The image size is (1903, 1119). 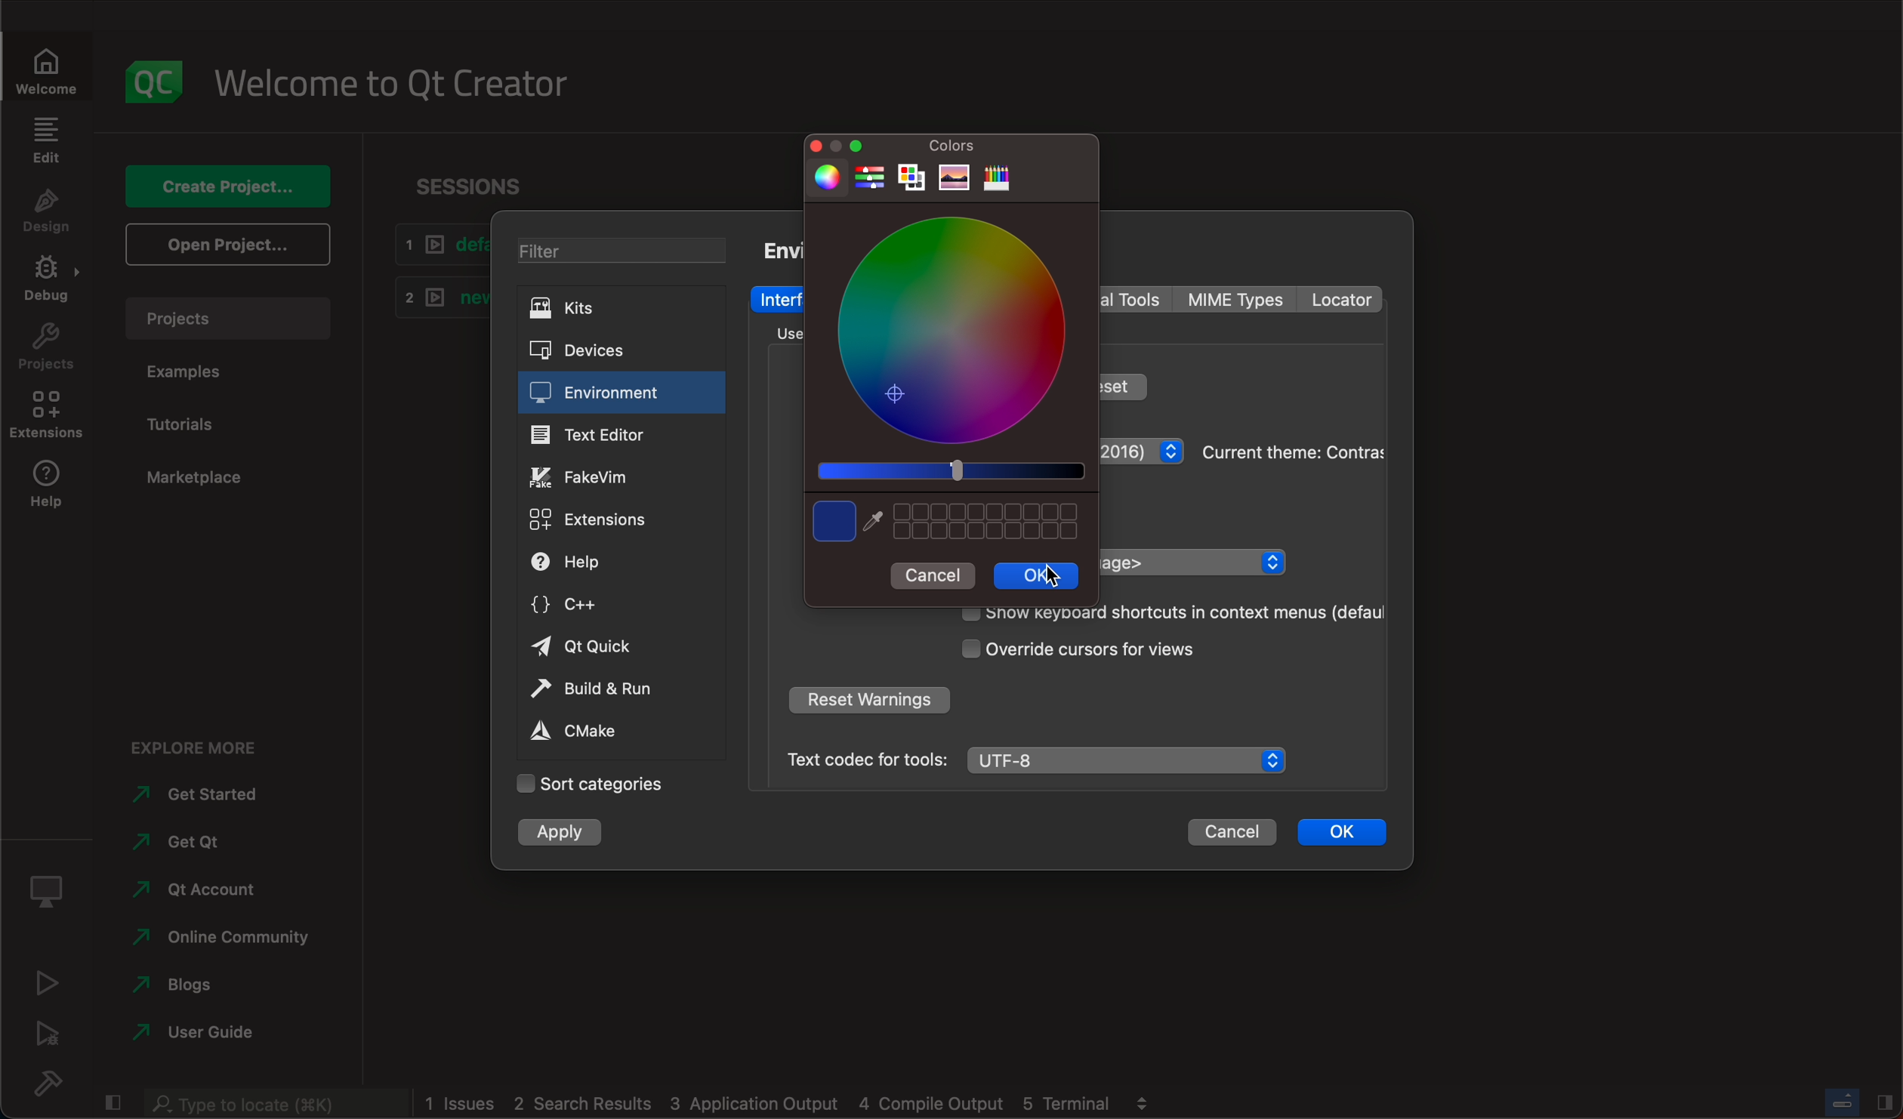 What do you see at coordinates (469, 178) in the screenshot?
I see `sessions` at bounding box center [469, 178].